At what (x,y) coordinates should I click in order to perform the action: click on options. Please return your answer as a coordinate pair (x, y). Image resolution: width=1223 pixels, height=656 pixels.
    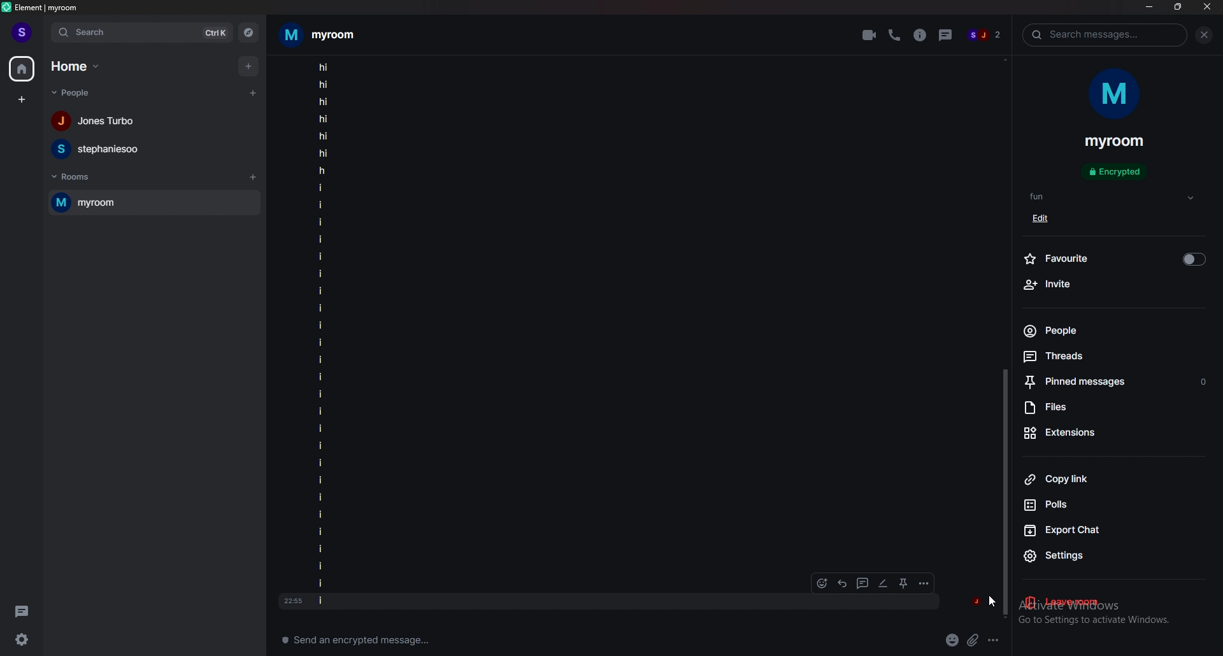
    Looking at the image, I should click on (922, 583).